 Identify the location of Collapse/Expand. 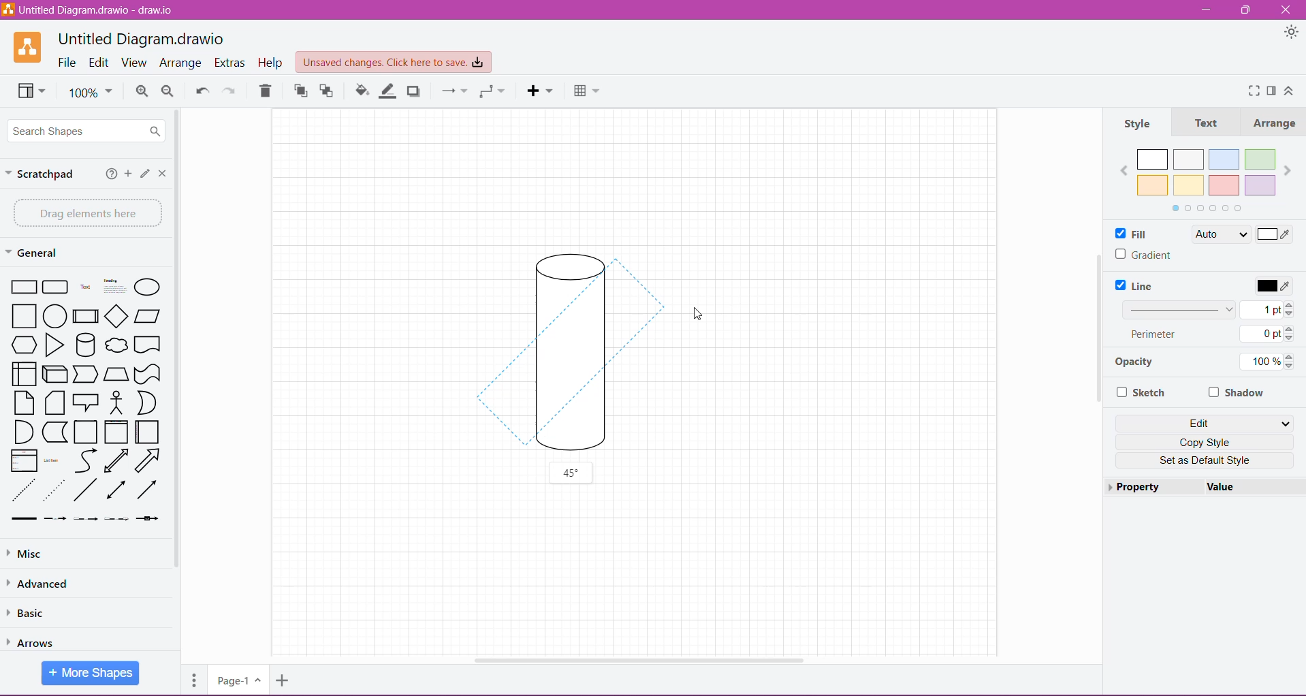
(1290, 91).